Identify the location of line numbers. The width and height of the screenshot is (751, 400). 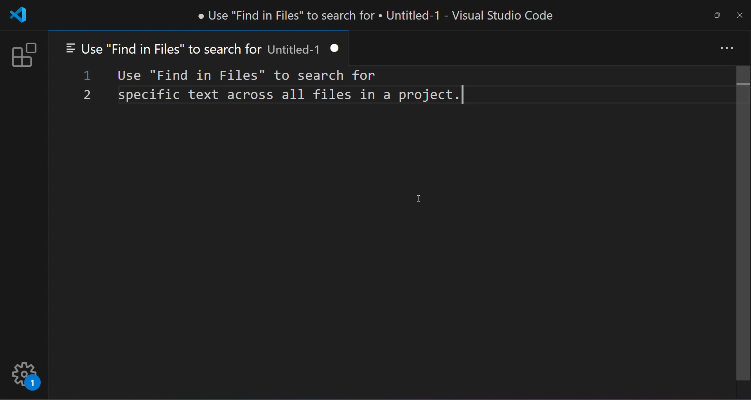
(86, 85).